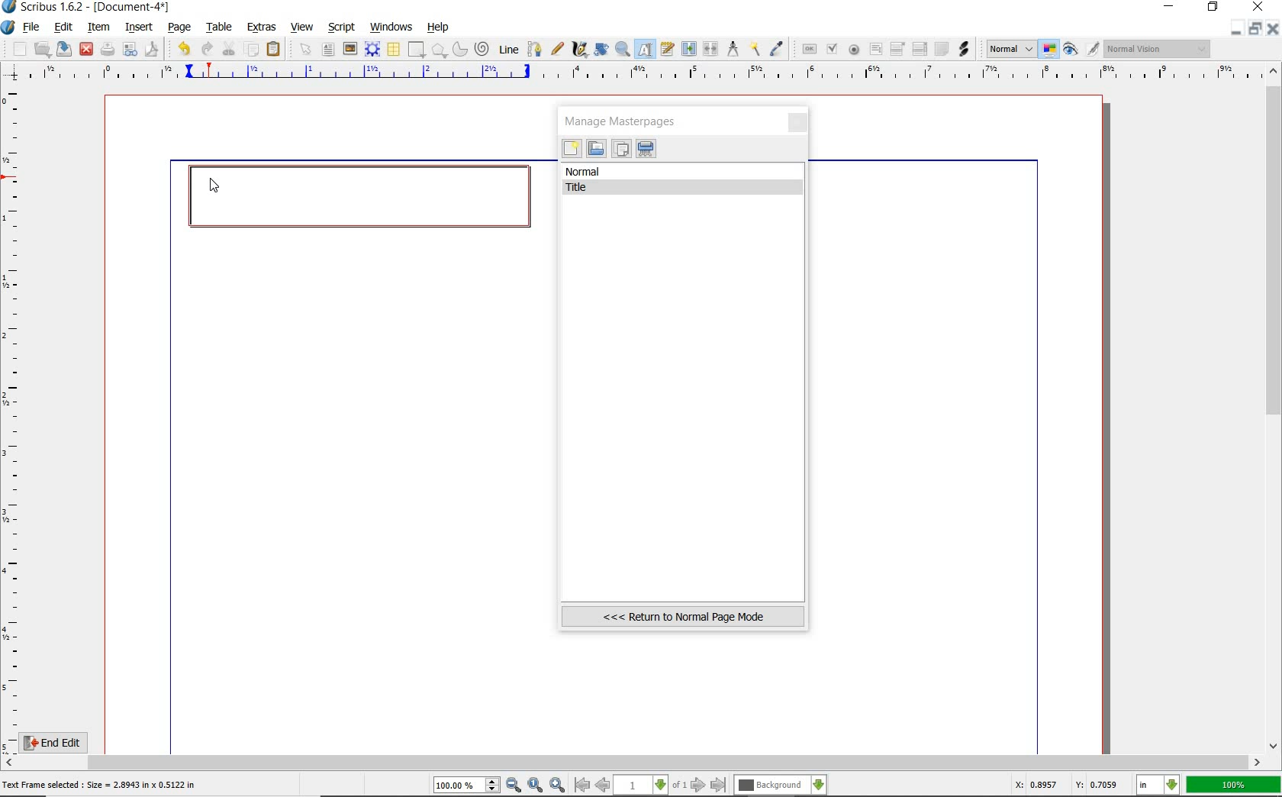 Image resolution: width=1282 pixels, height=797 pixels. Describe the element at coordinates (642, 74) in the screenshot. I see `ruler` at that location.